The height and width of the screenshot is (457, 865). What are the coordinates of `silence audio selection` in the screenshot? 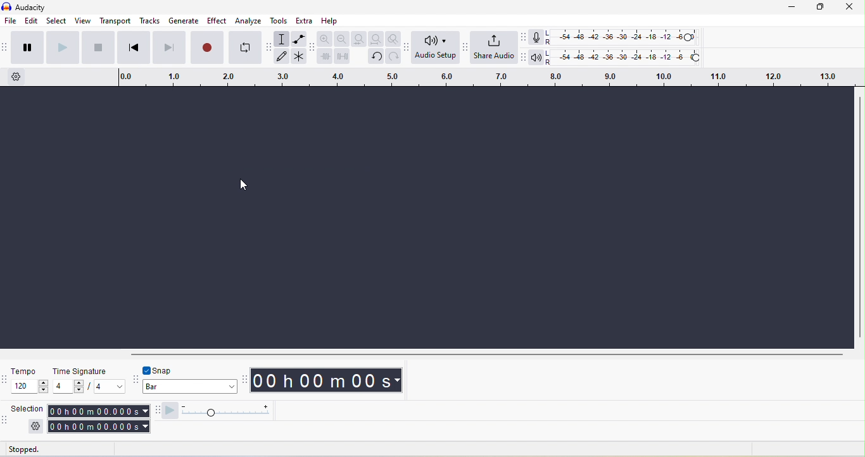 It's located at (342, 56).